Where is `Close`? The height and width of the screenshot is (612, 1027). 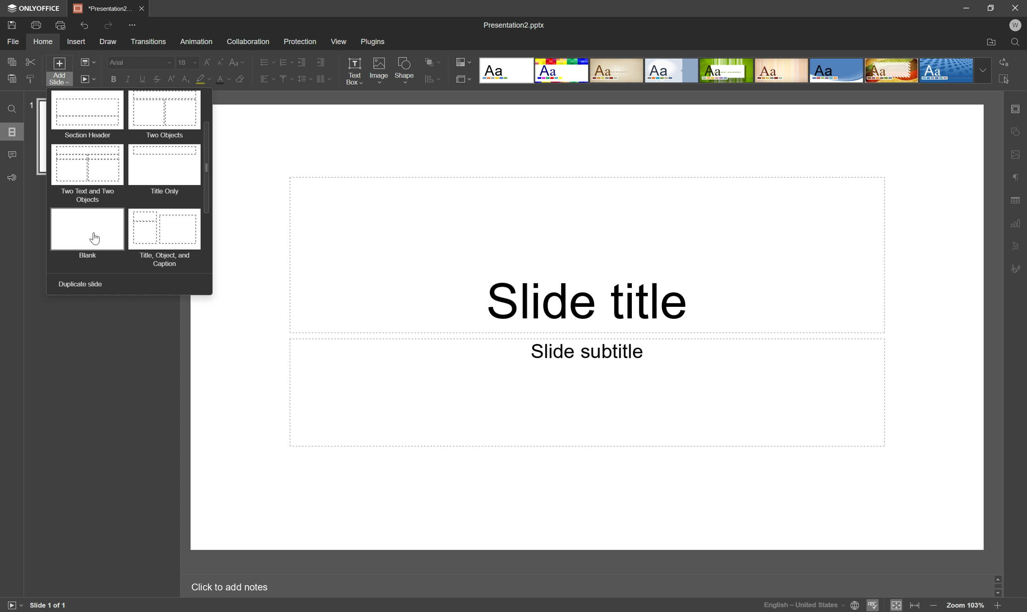 Close is located at coordinates (1014, 7).